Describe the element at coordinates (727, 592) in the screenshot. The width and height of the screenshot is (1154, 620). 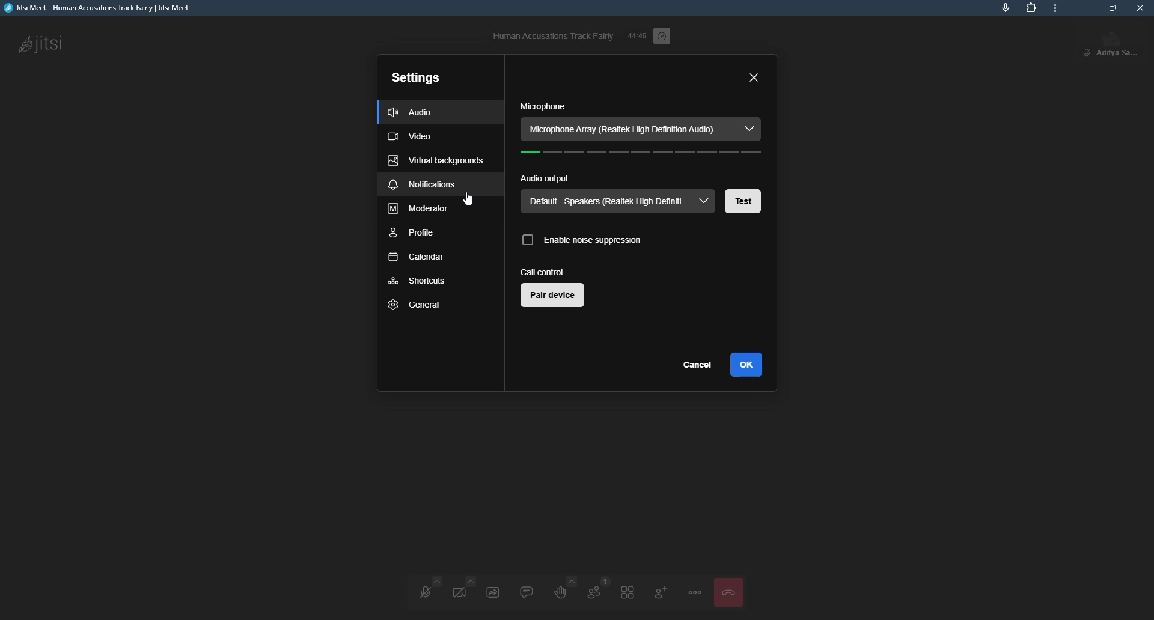
I see `end call` at that location.